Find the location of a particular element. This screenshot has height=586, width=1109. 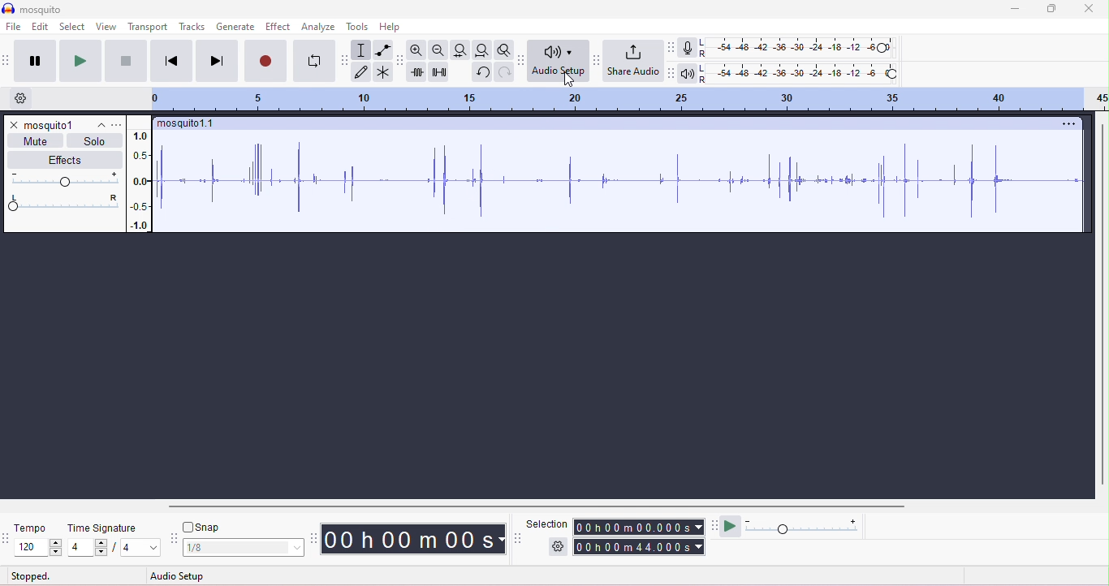

title is located at coordinates (32, 8).